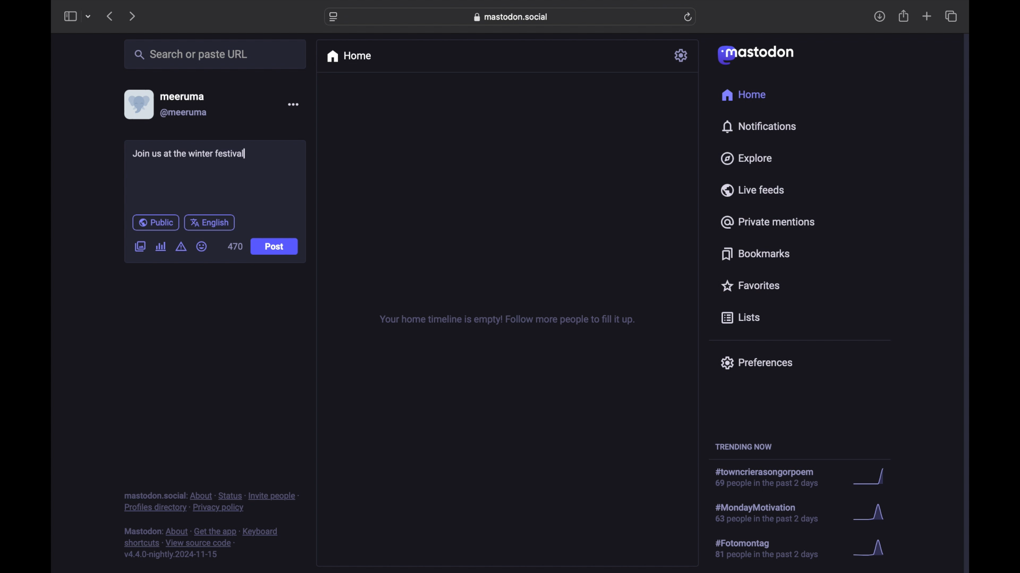 This screenshot has width=1020, height=573. I want to click on graph, so click(872, 477).